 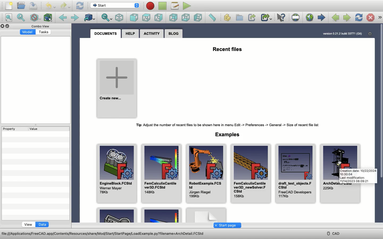 What do you see at coordinates (335, 18) in the screenshot?
I see `Previous page` at bounding box center [335, 18].